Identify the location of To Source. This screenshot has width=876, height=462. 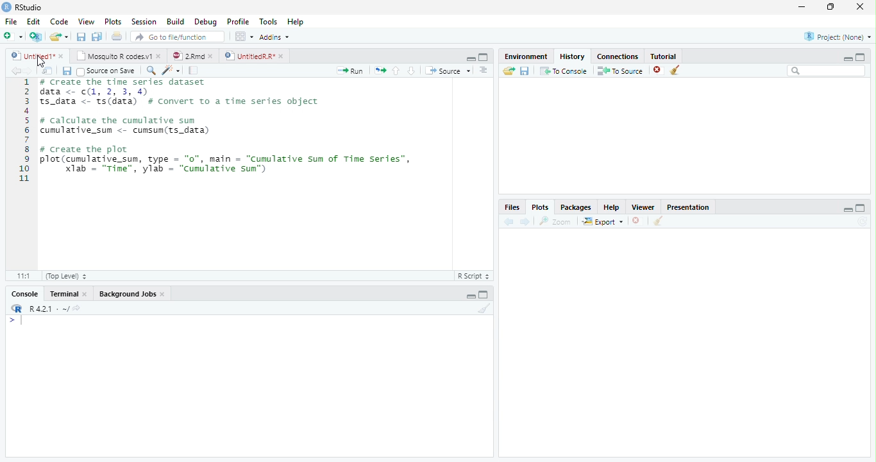
(619, 71).